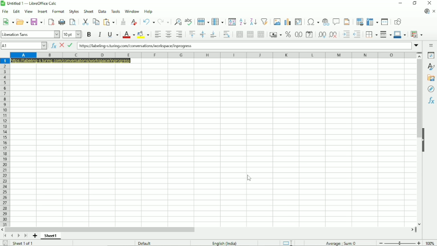  What do you see at coordinates (386, 34) in the screenshot?
I see `Border style` at bounding box center [386, 34].